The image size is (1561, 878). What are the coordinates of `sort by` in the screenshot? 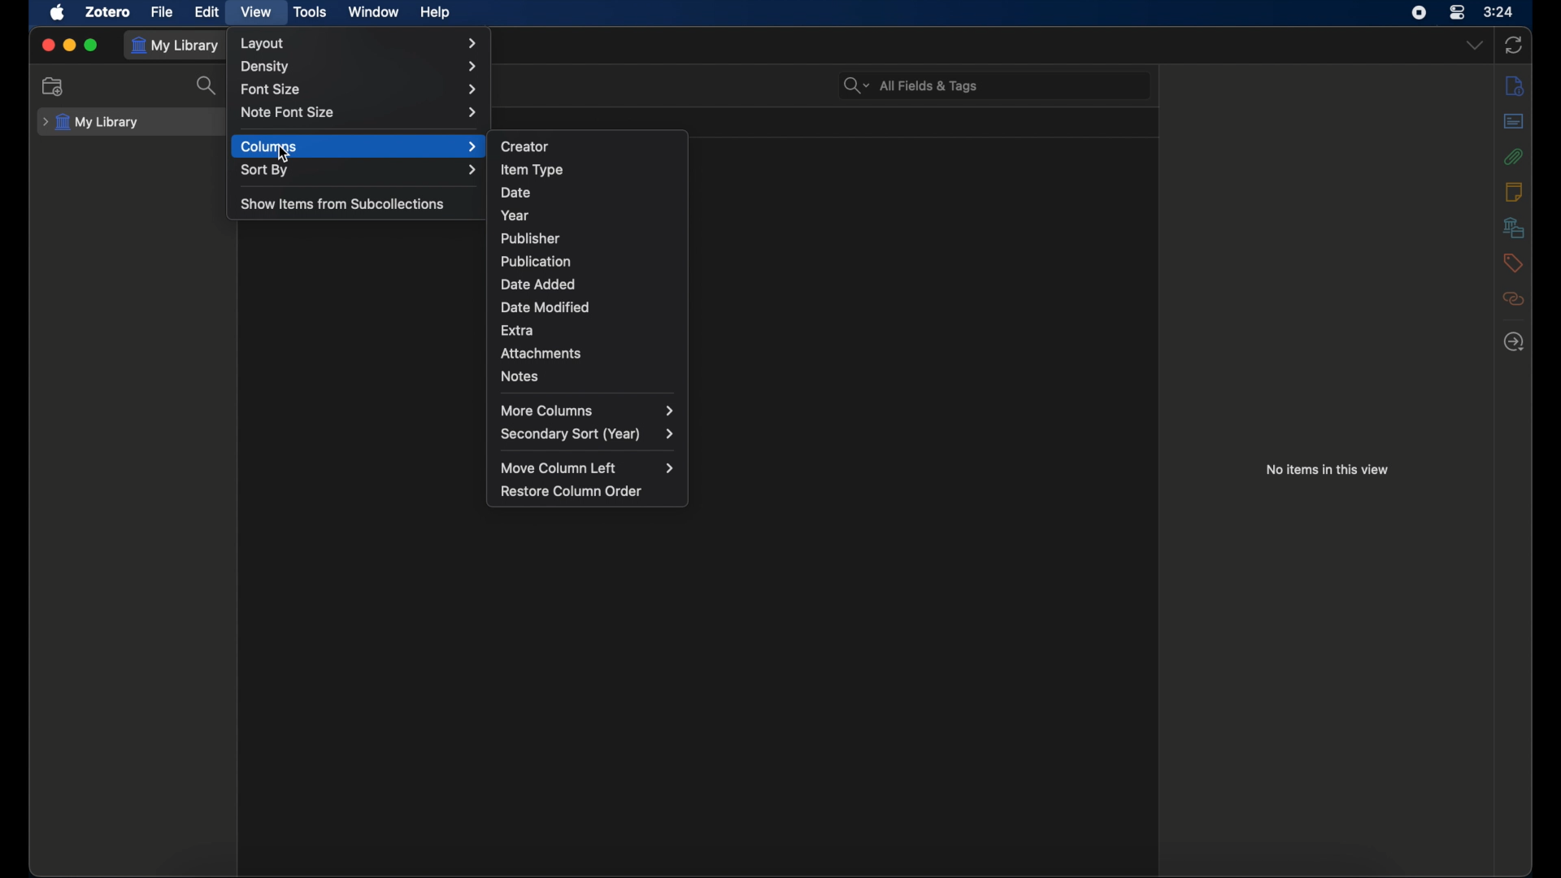 It's located at (360, 172).